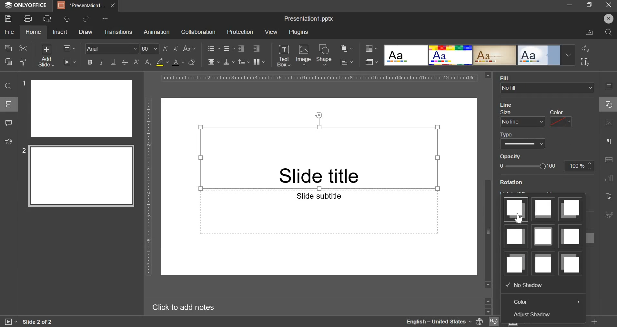  What do you see at coordinates (240, 32) in the screenshot?
I see `protection` at bounding box center [240, 32].